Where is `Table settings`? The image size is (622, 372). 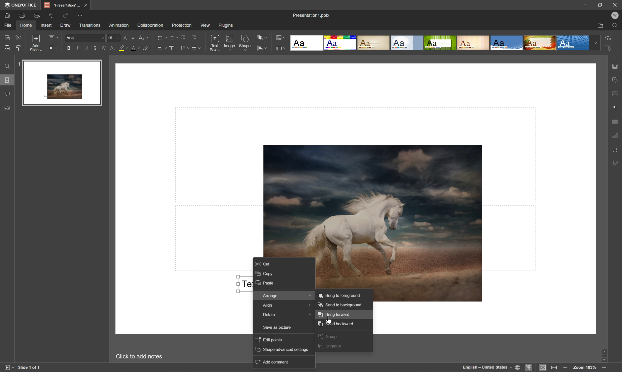
Table settings is located at coordinates (616, 123).